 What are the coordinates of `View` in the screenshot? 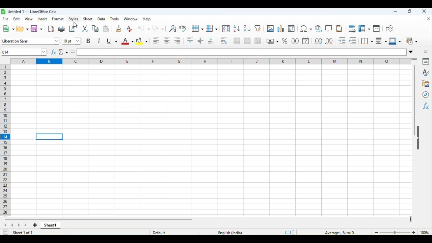 It's located at (29, 18).